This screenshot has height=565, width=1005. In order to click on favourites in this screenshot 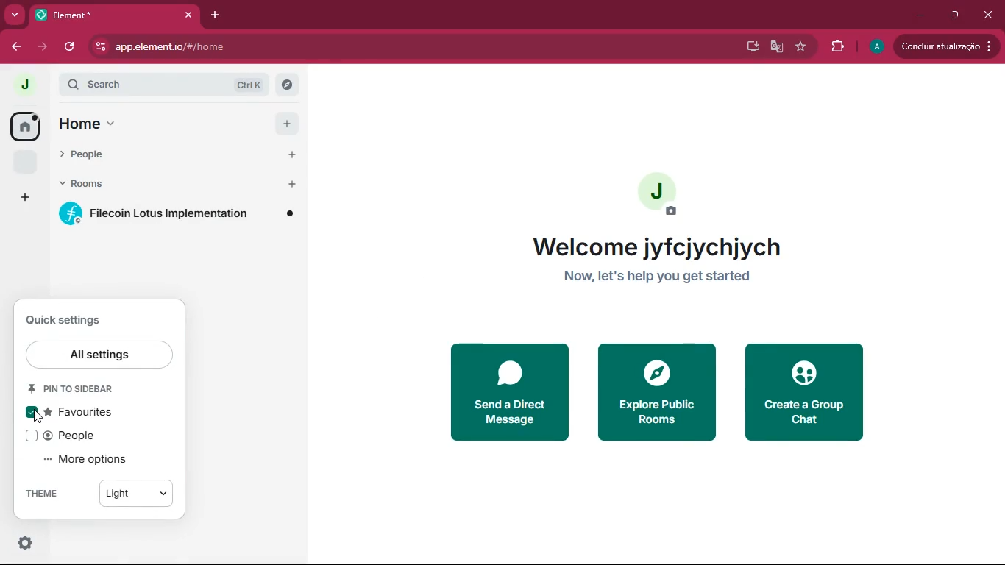, I will do `click(24, 161)`.